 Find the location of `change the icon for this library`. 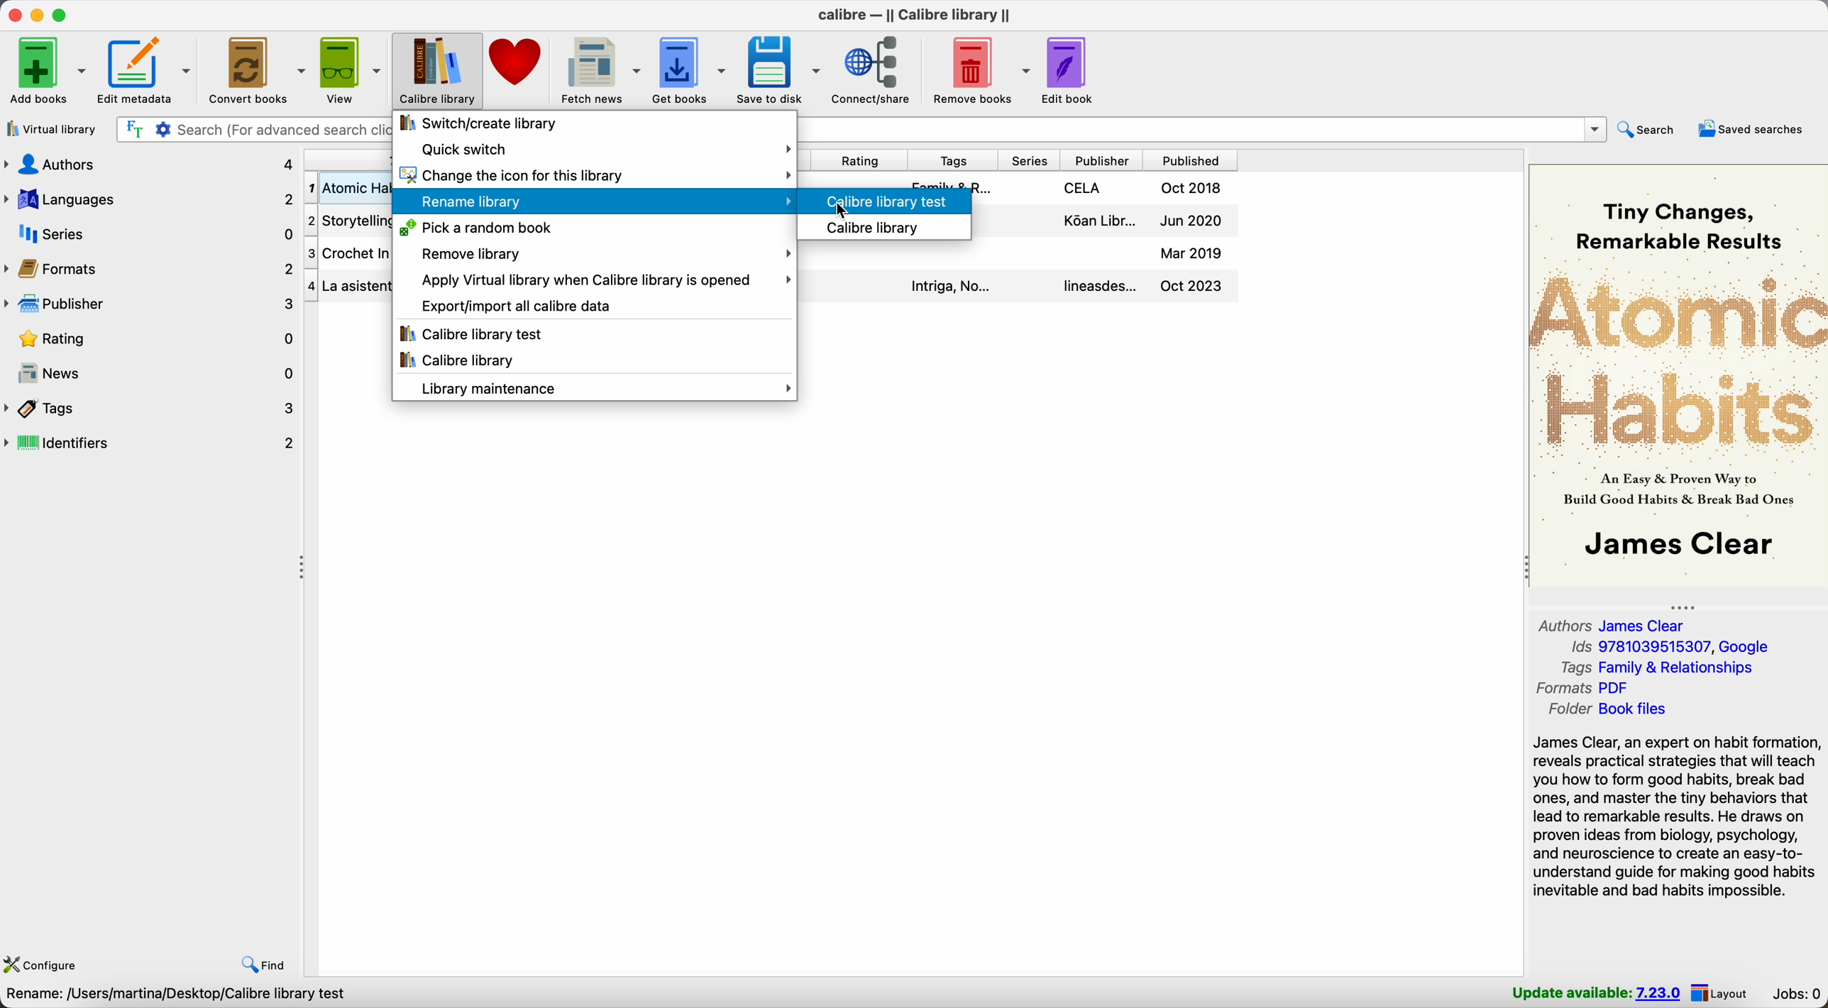

change the icon for this library is located at coordinates (593, 174).